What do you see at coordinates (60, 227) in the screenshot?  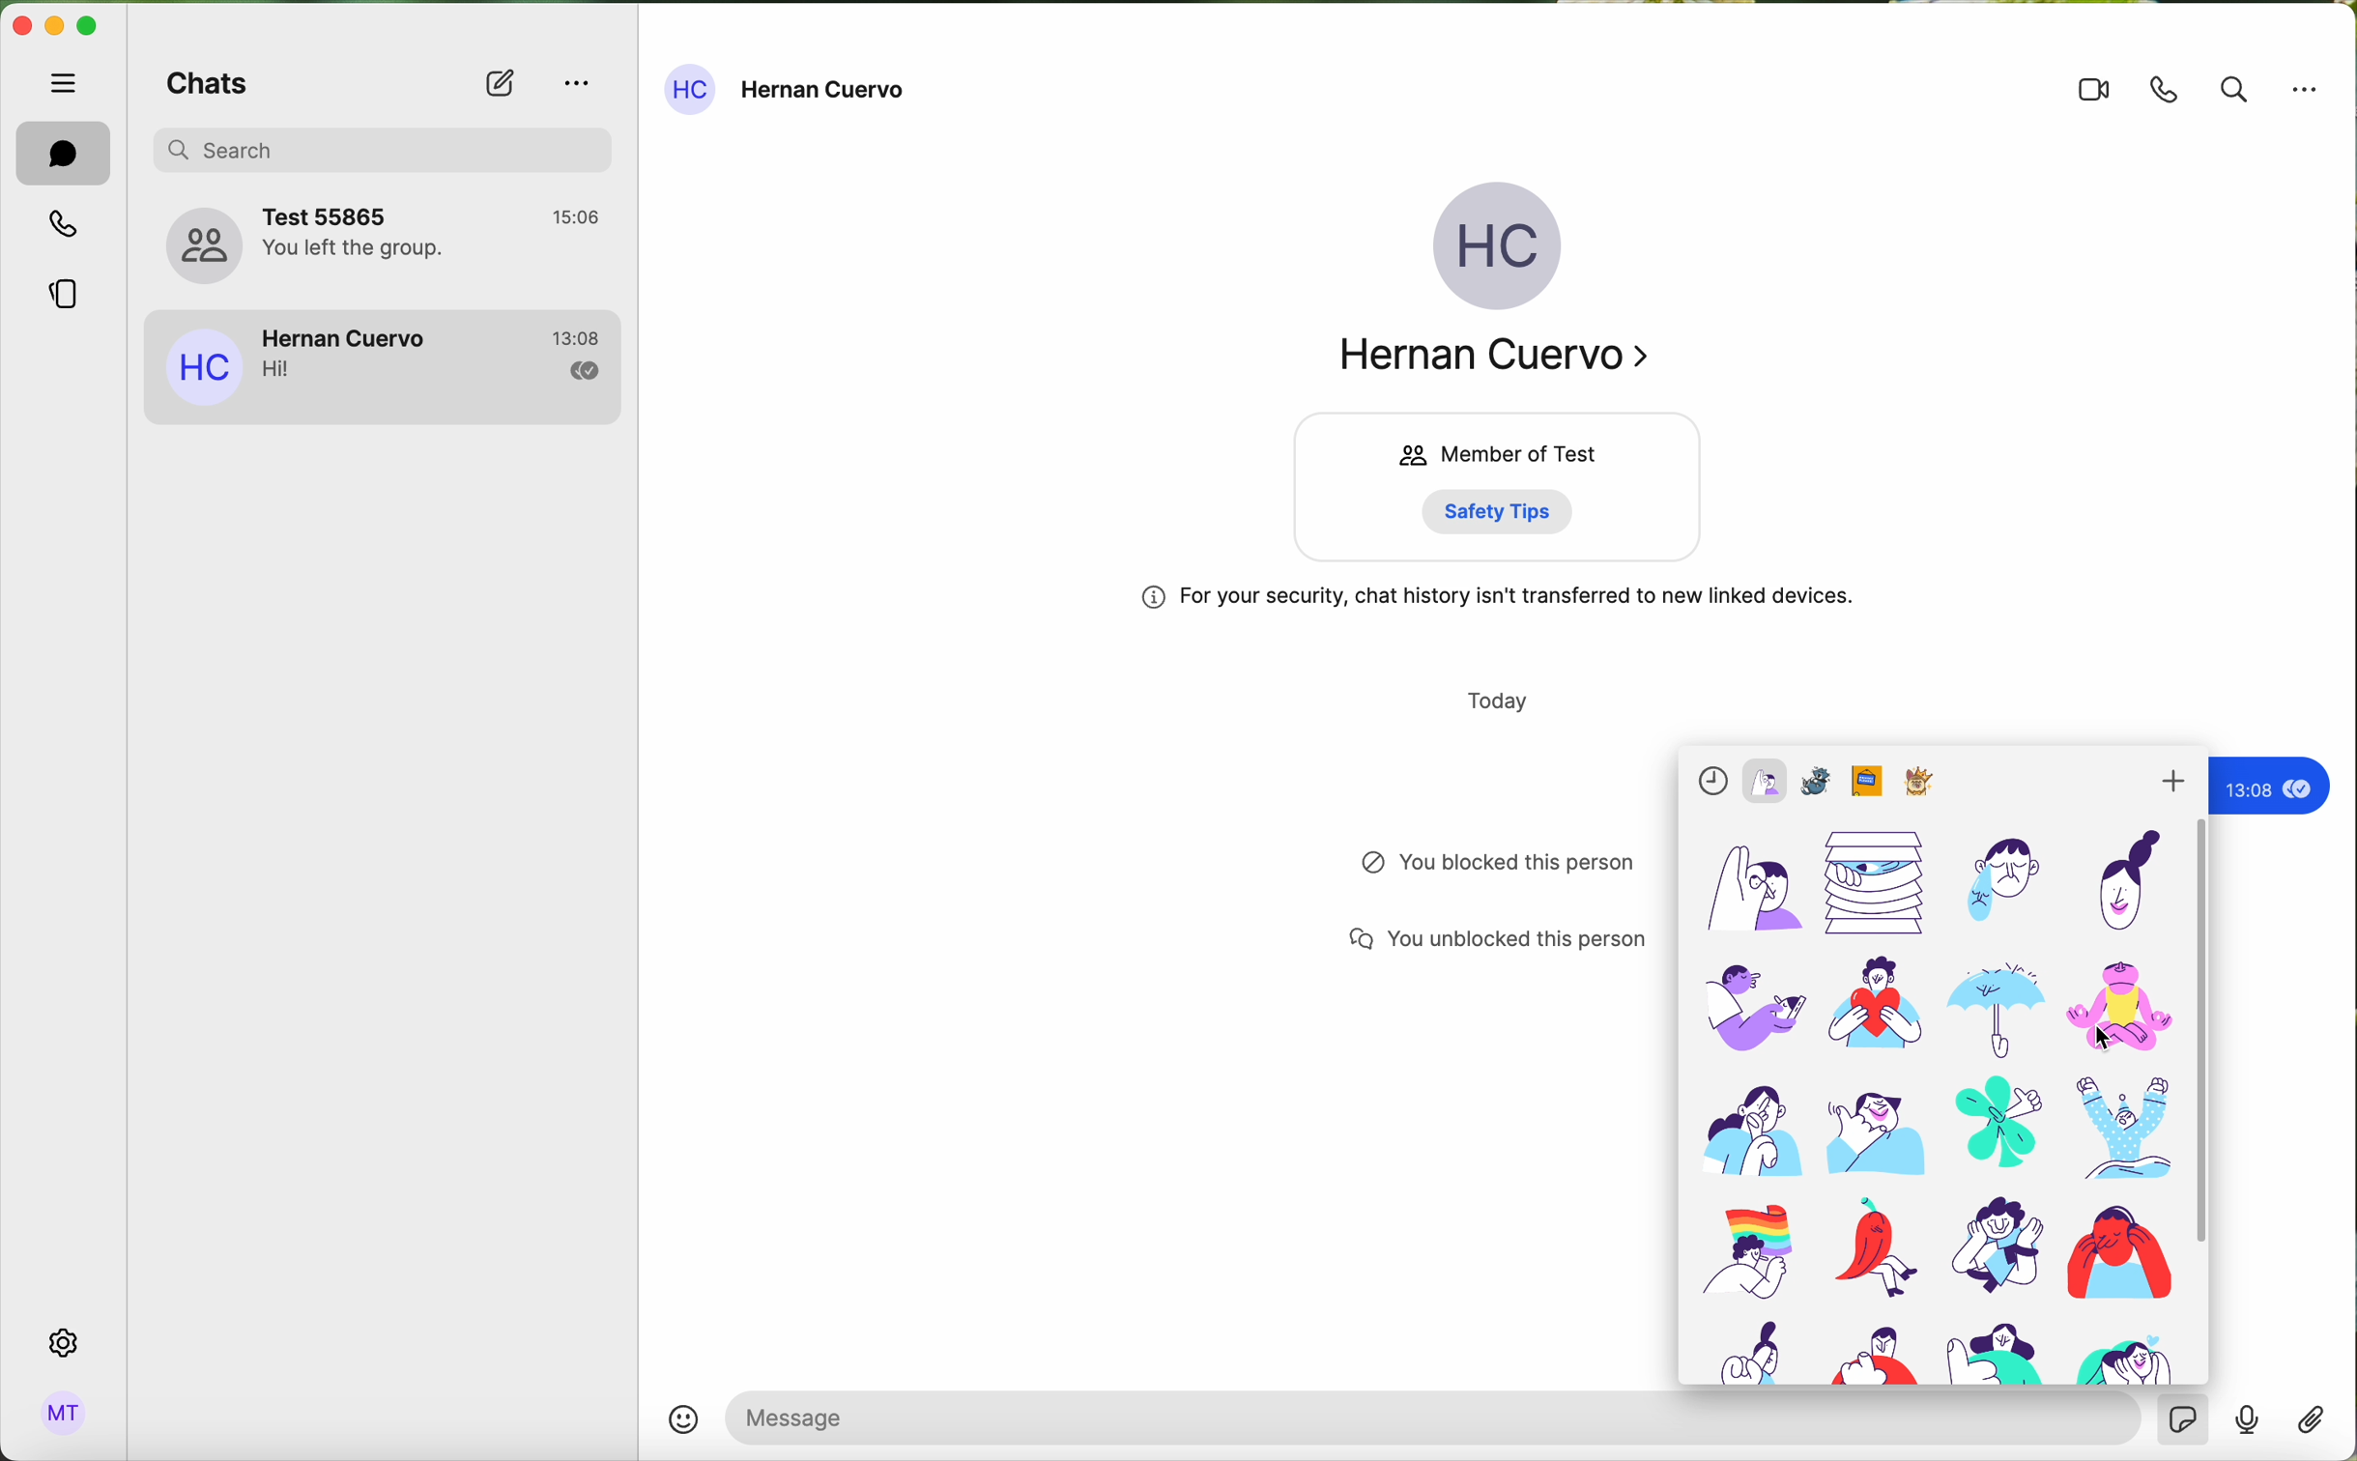 I see `calls` at bounding box center [60, 227].